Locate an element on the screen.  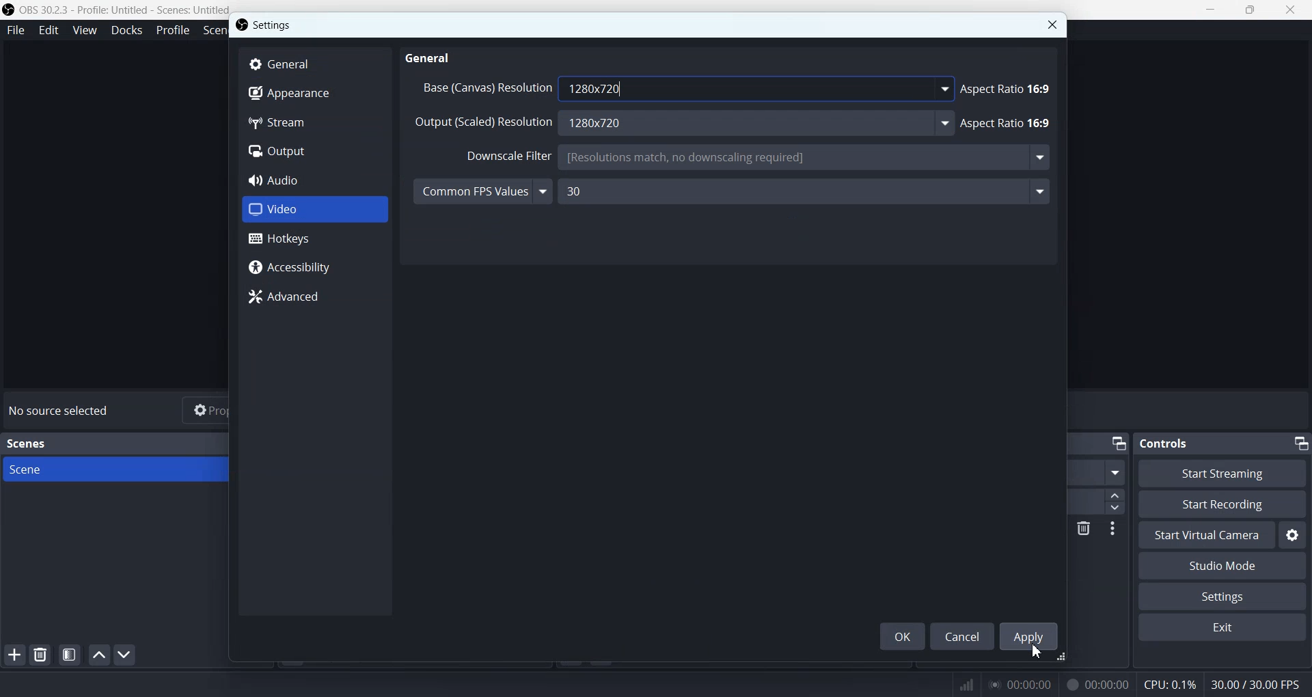
Downscale Filter Bicubic (Sharpened scaling, 16 samples) is located at coordinates (748, 159).